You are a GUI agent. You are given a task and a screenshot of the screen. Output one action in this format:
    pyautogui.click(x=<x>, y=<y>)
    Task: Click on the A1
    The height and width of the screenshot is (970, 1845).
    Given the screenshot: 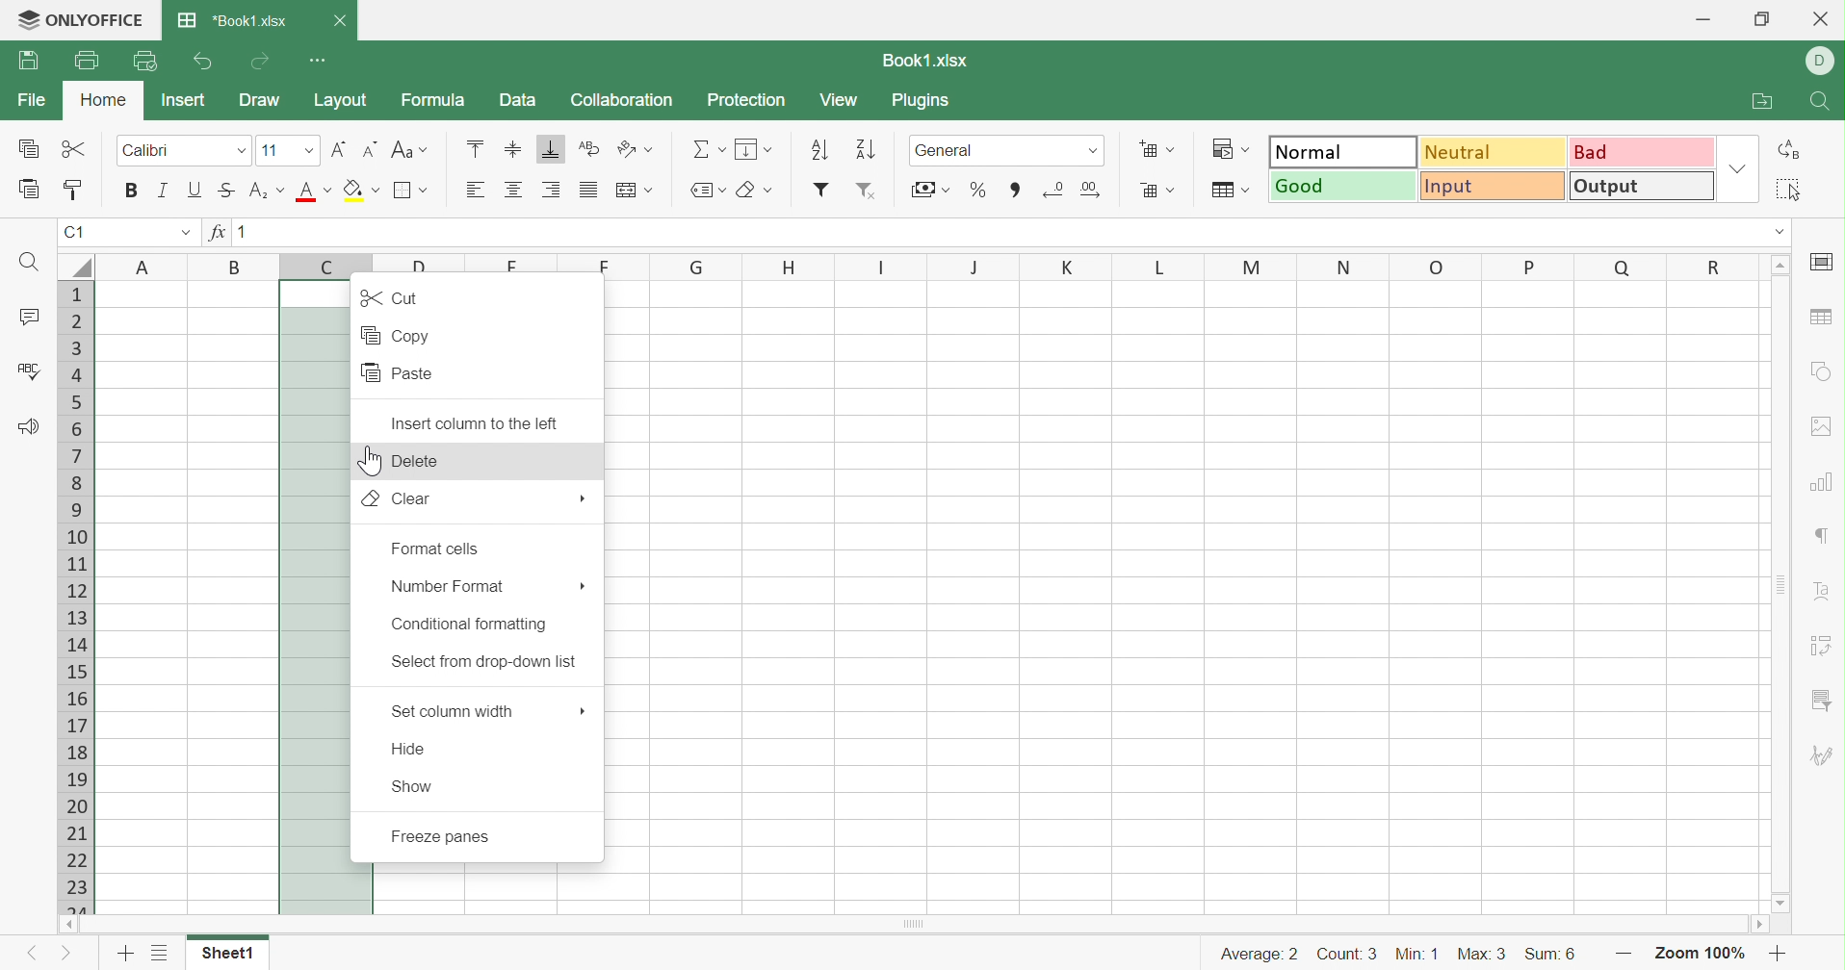 What is the action you would take?
    pyautogui.click(x=74, y=231)
    